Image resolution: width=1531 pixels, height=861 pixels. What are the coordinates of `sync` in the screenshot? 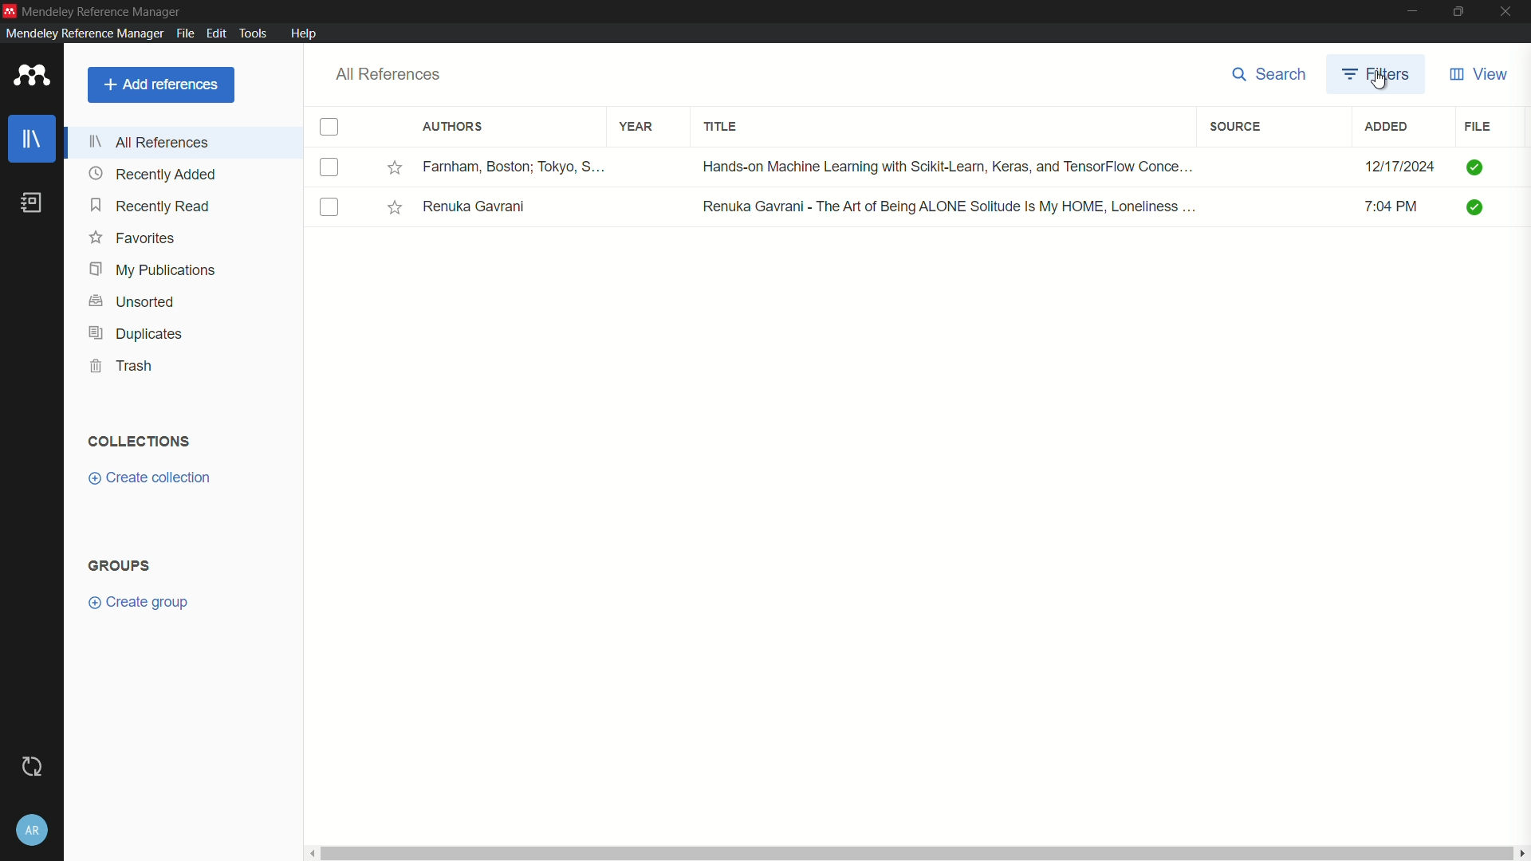 It's located at (33, 767).